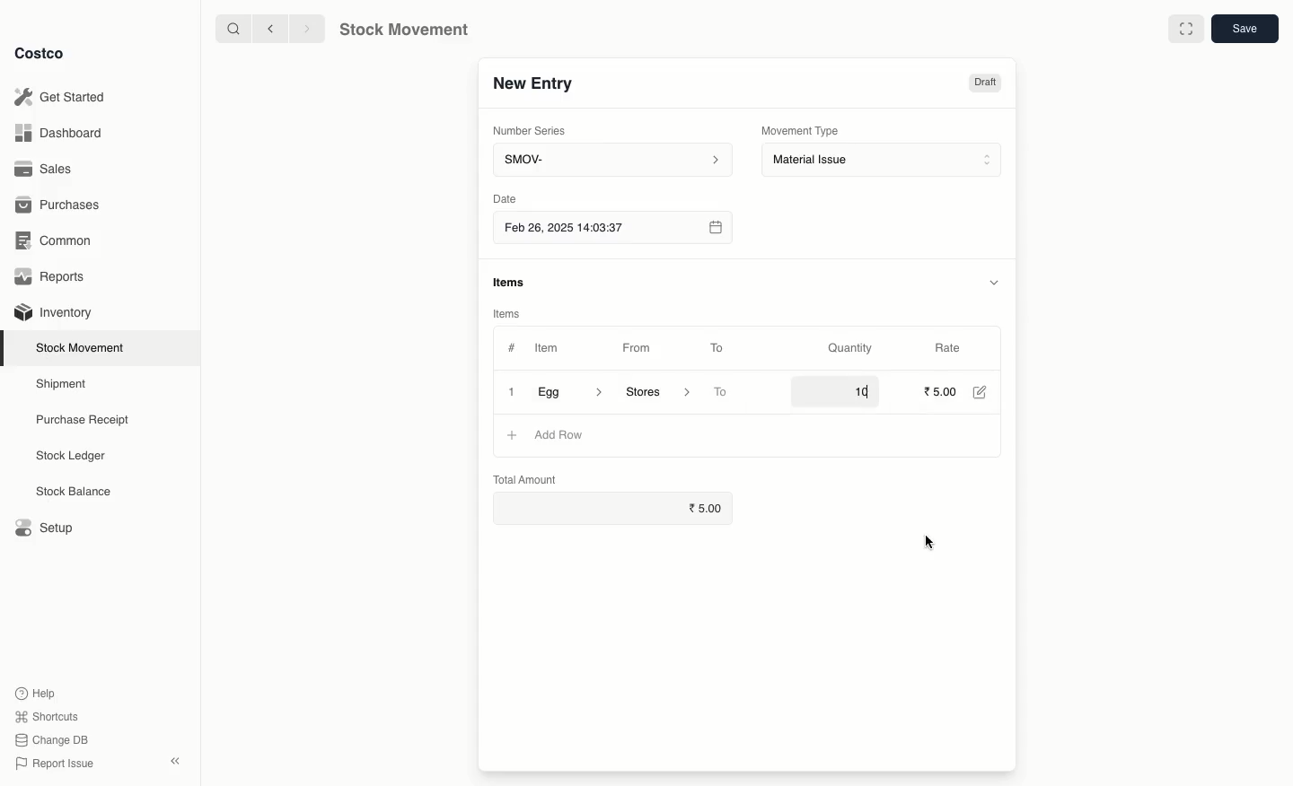  Describe the element at coordinates (46, 168) in the screenshot. I see `Sales` at that location.